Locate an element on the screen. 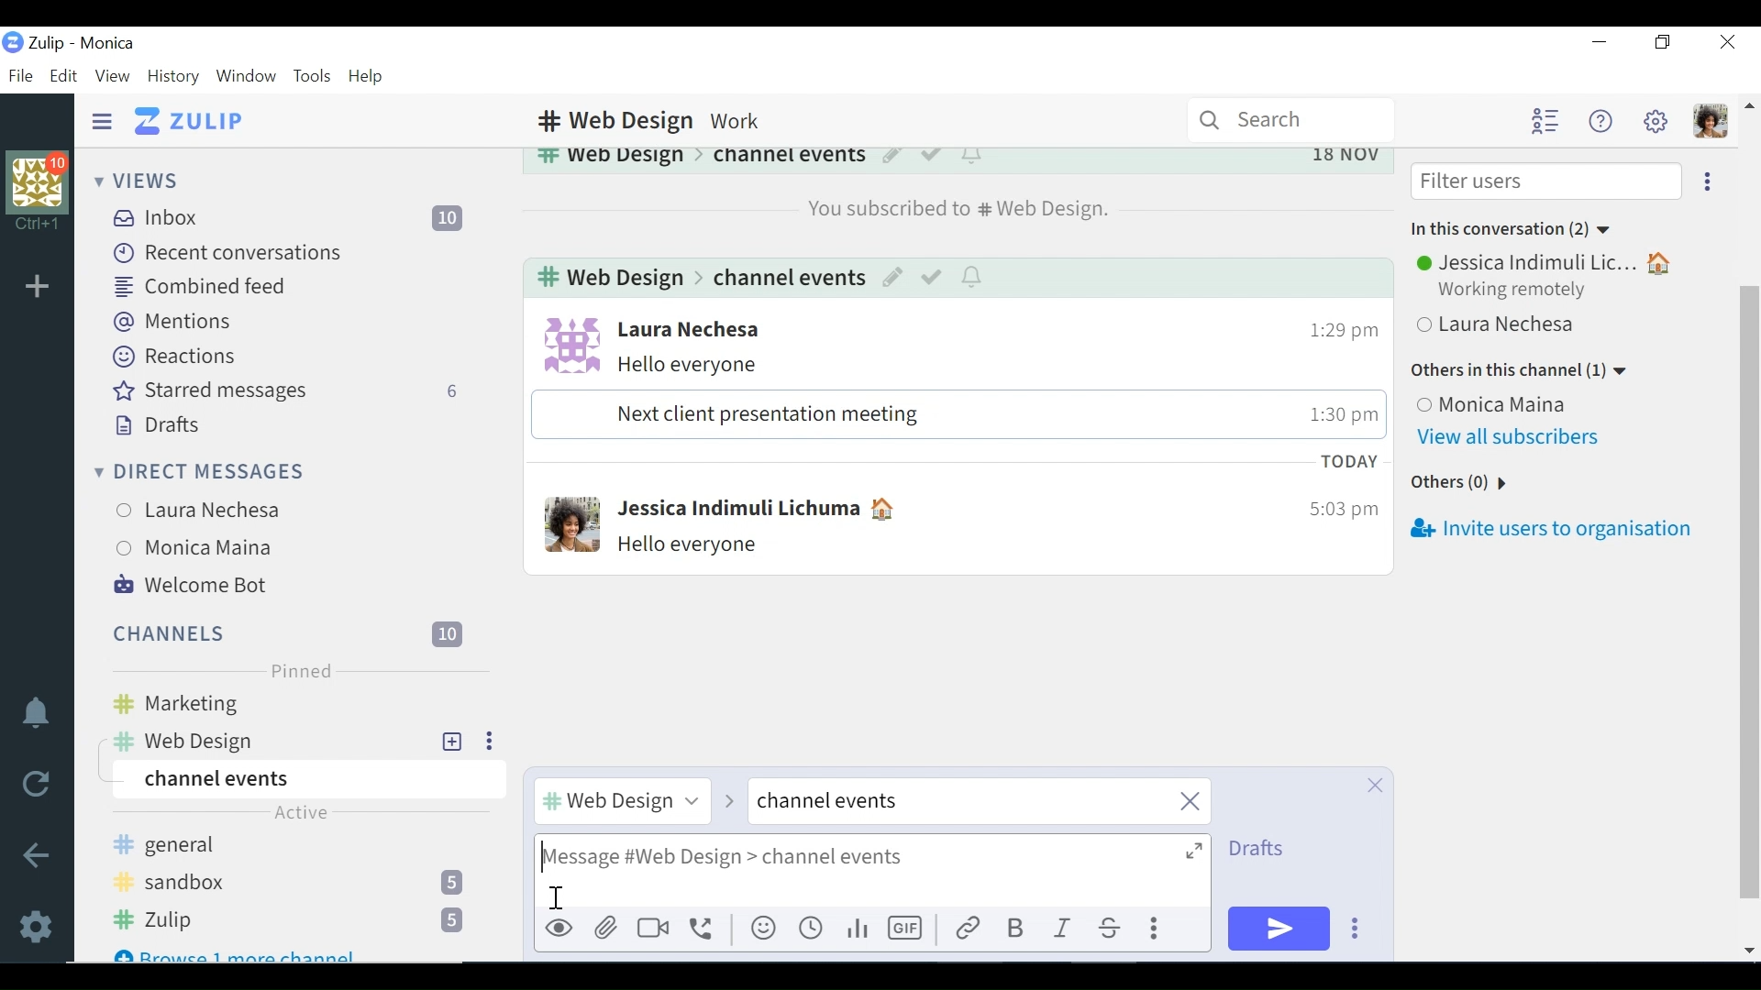 The image size is (1761, 990). Settings is located at coordinates (39, 924).